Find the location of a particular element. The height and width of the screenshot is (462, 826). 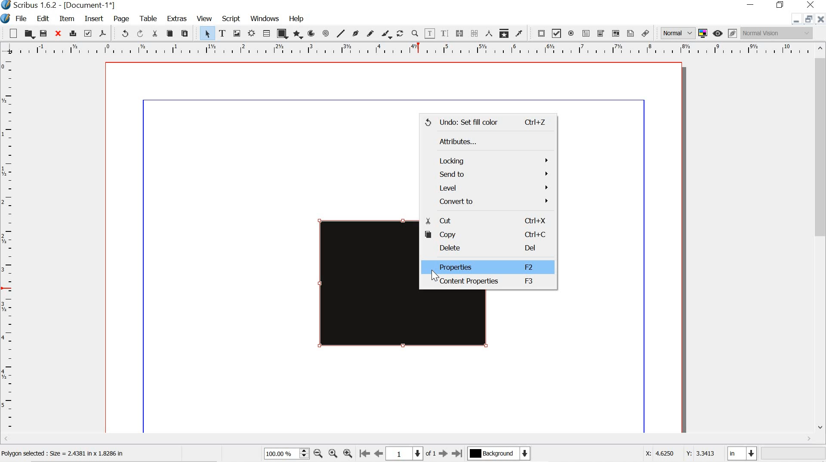

polygon is located at coordinates (298, 35).